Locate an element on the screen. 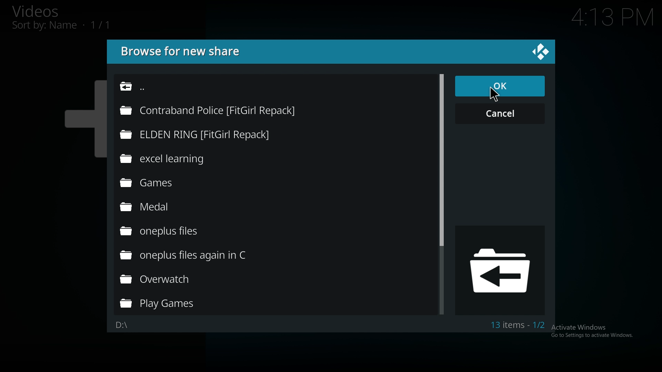  ok is located at coordinates (499, 87).